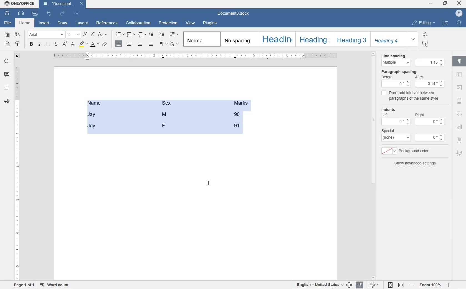  What do you see at coordinates (396, 139) in the screenshot?
I see `none` at bounding box center [396, 139].